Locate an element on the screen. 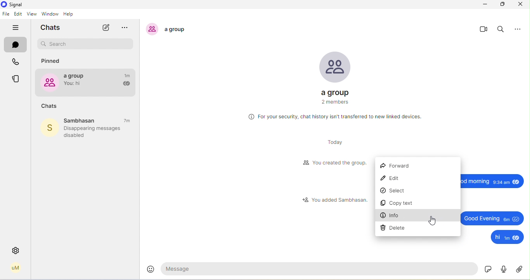 This screenshot has height=280, width=530. good evening is located at coordinates (492, 218).